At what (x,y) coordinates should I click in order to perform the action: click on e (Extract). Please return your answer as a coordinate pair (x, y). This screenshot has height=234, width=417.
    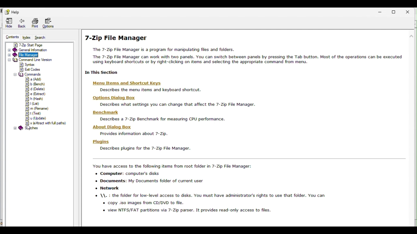
    Looking at the image, I should click on (36, 94).